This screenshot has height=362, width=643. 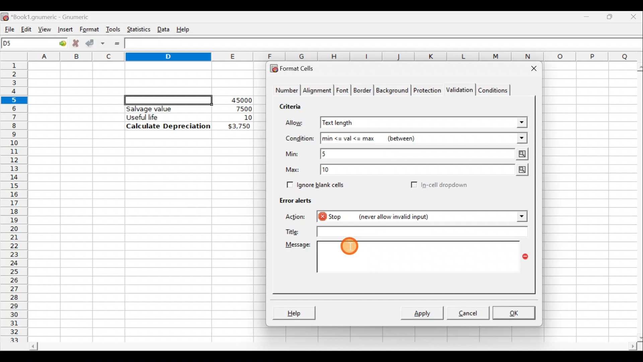 What do you see at coordinates (294, 312) in the screenshot?
I see `Help` at bounding box center [294, 312].